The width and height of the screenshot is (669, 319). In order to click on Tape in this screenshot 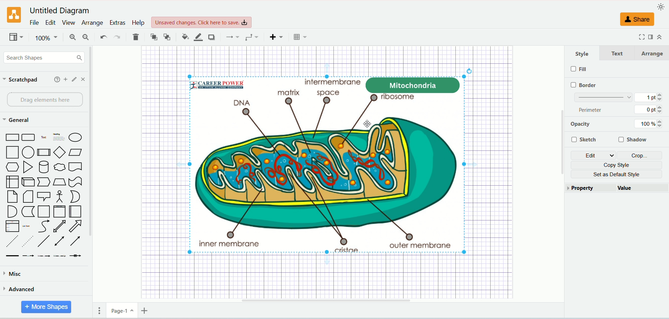, I will do `click(75, 182)`.